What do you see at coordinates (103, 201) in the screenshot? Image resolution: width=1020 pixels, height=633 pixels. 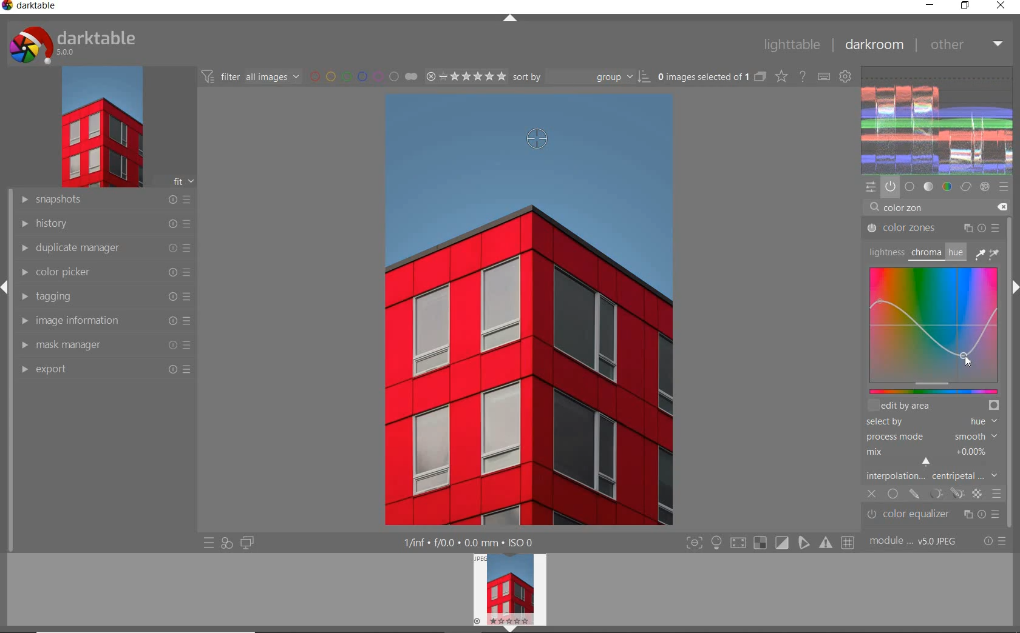 I see `snapshots` at bounding box center [103, 201].